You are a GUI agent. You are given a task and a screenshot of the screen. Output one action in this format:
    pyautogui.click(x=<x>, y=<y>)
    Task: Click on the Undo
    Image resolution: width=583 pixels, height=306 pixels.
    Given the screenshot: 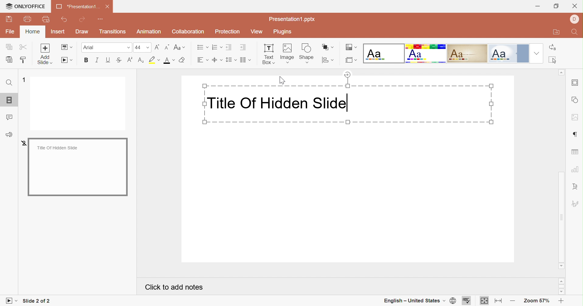 What is the action you would take?
    pyautogui.click(x=64, y=20)
    